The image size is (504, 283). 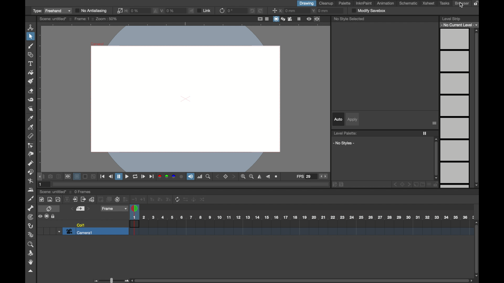 I want to click on pinch tool, so click(x=31, y=154).